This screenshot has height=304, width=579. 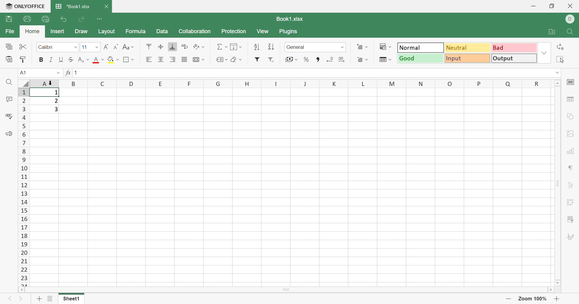 What do you see at coordinates (57, 110) in the screenshot?
I see `3` at bounding box center [57, 110].